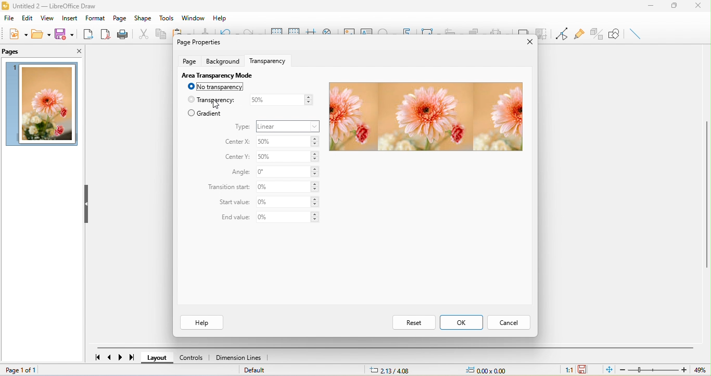 Image resolution: width=711 pixels, height=376 pixels. What do you see at coordinates (198, 42) in the screenshot?
I see `page properties` at bounding box center [198, 42].